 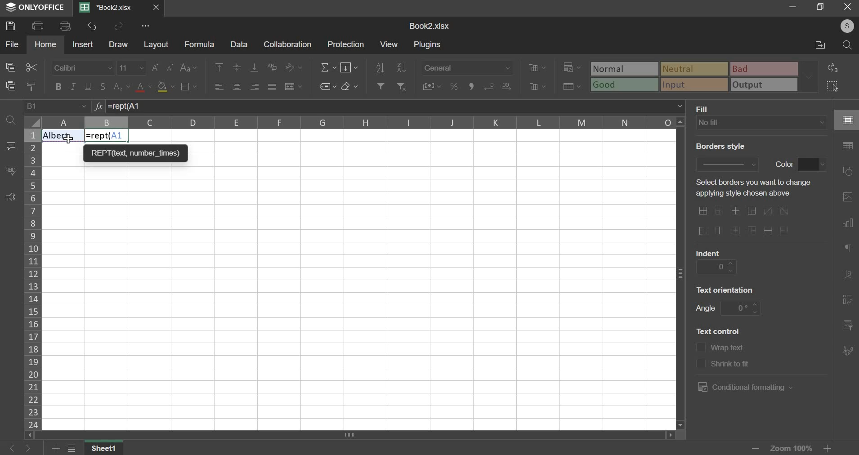 What do you see at coordinates (401, 67) in the screenshot?
I see `sort descending` at bounding box center [401, 67].